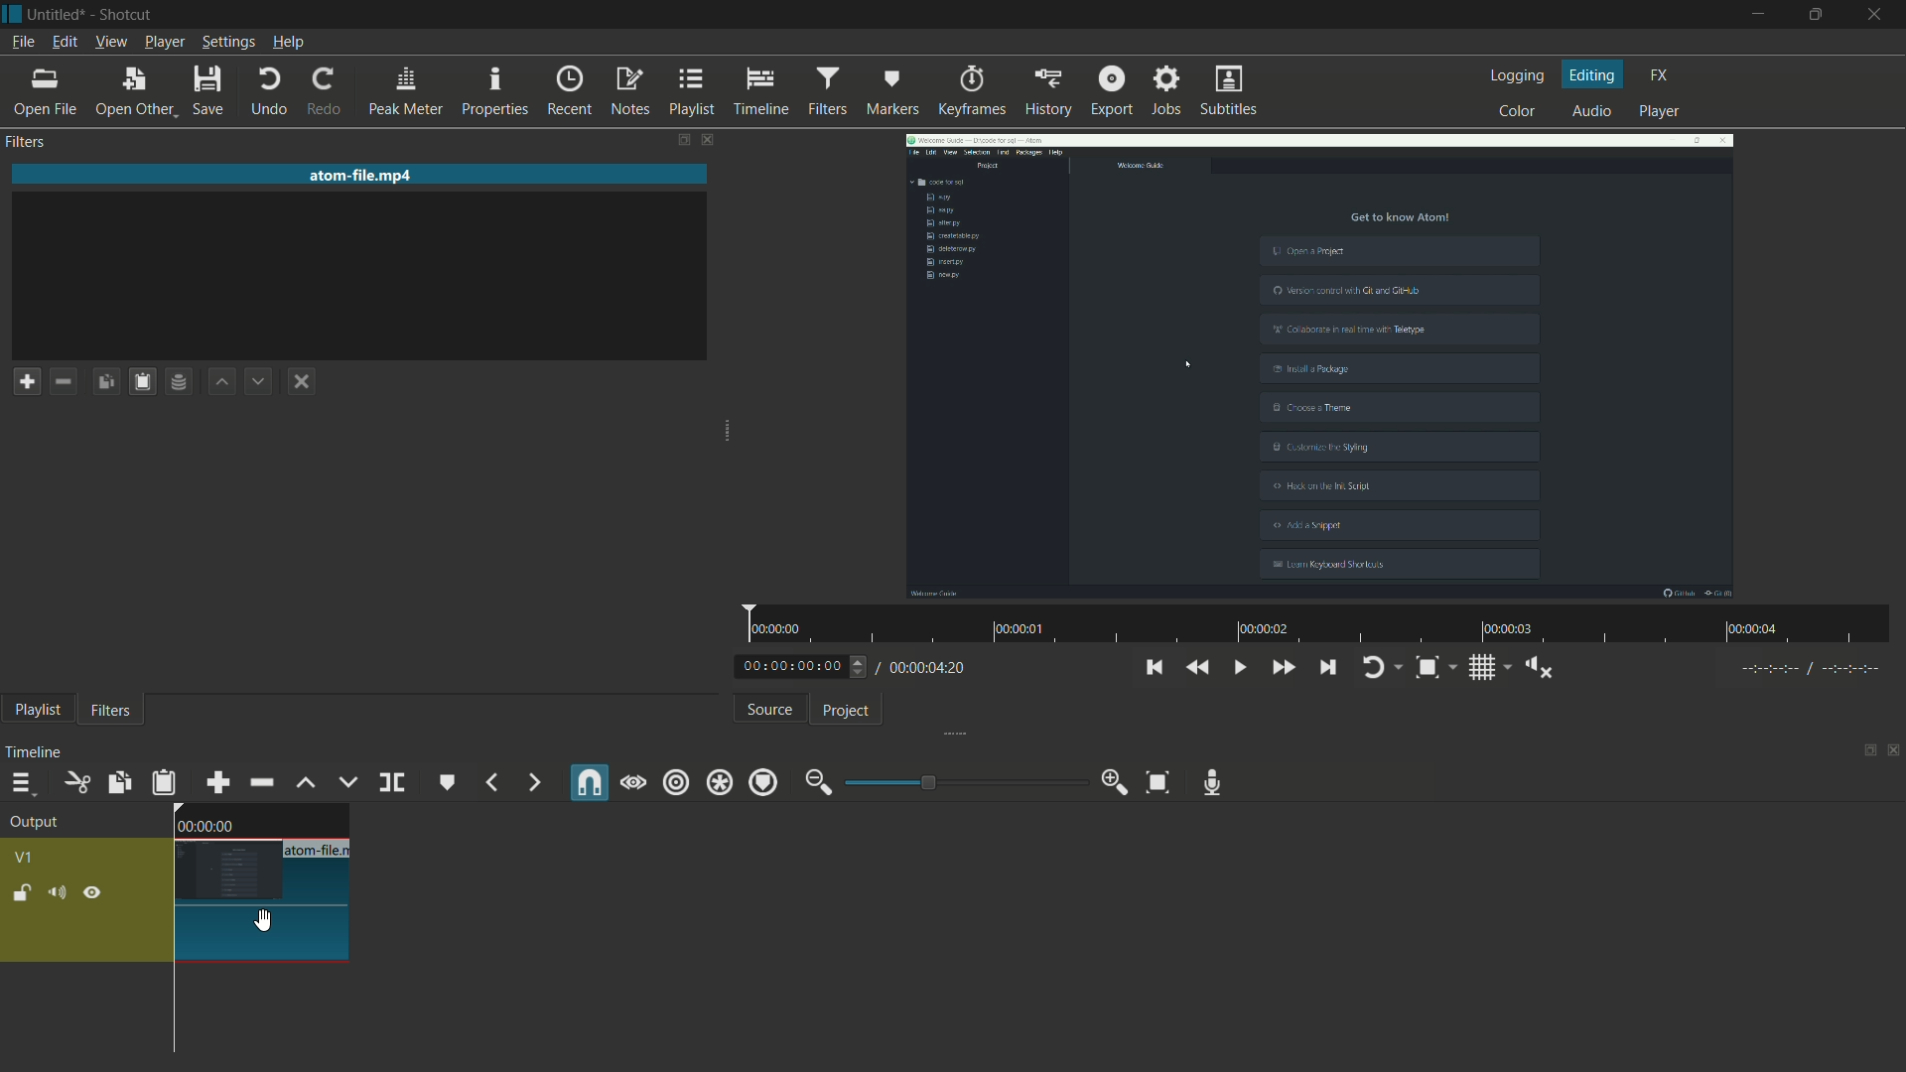 The image size is (1906, 1072). I want to click on save filter set, so click(178, 383).